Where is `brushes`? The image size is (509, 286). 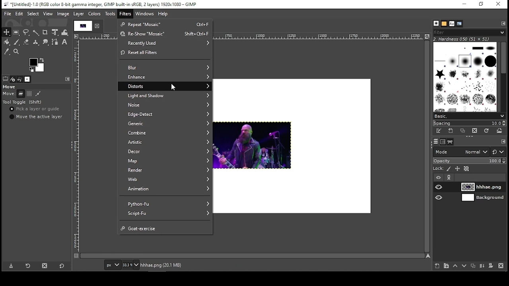 brushes is located at coordinates (436, 23).